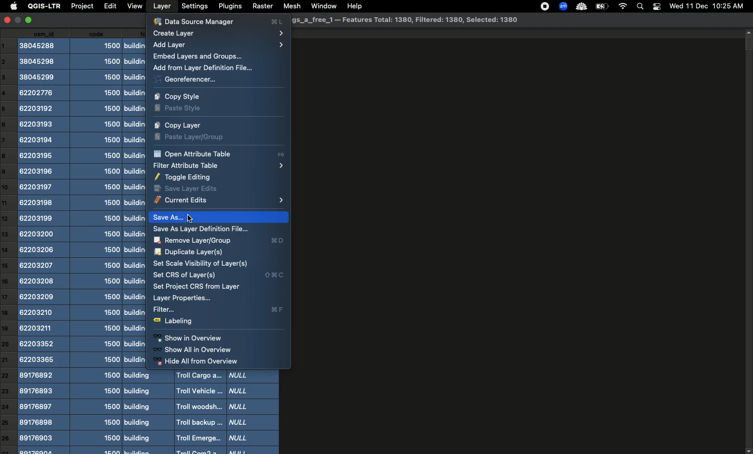 The width and height of the screenshot is (753, 454). Describe the element at coordinates (203, 361) in the screenshot. I see `Hide all from overview` at that location.